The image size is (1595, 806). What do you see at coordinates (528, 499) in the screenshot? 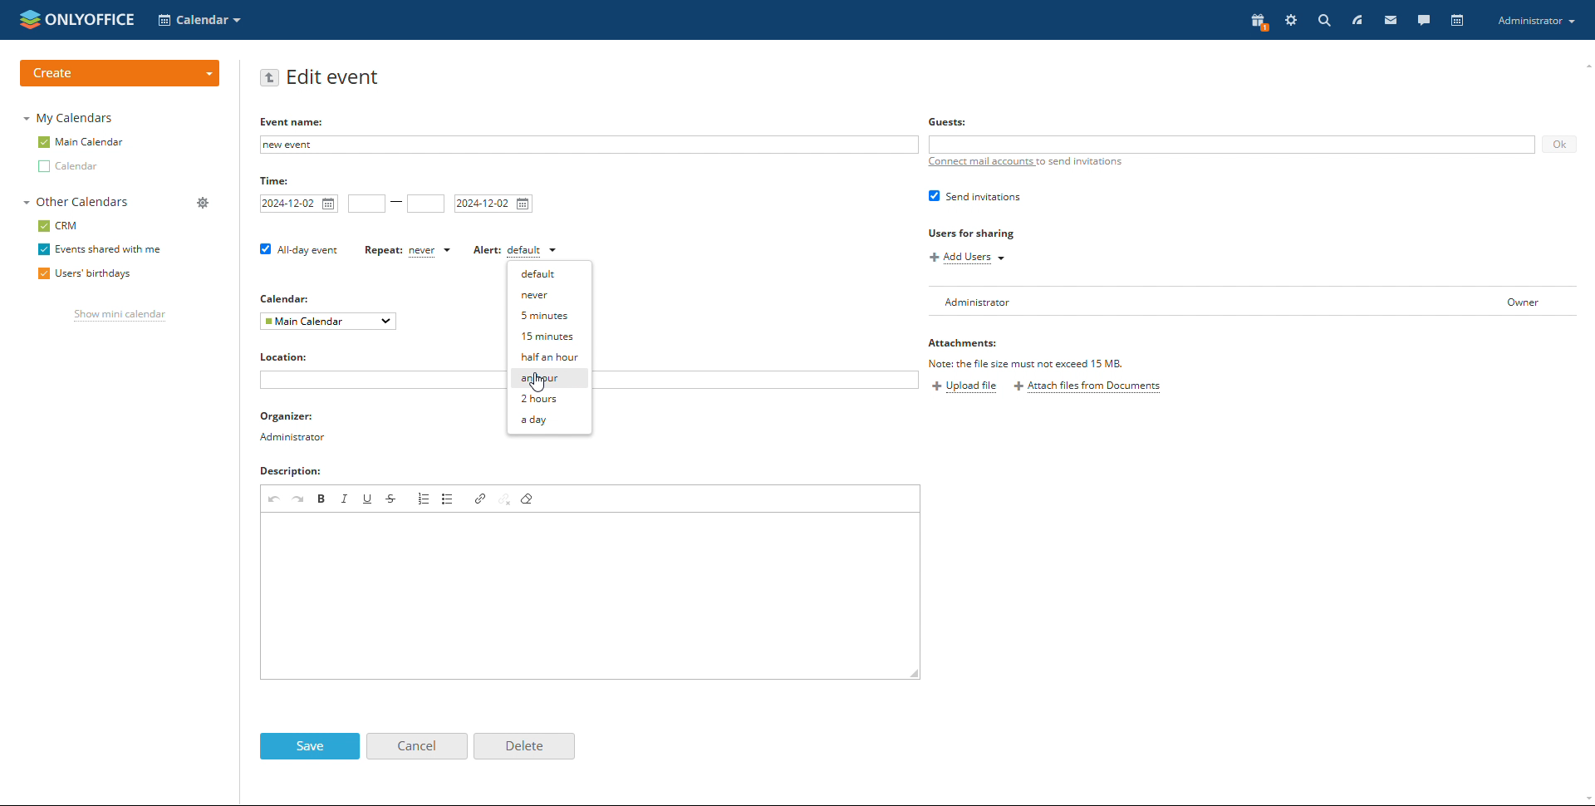
I see `remove format` at bounding box center [528, 499].